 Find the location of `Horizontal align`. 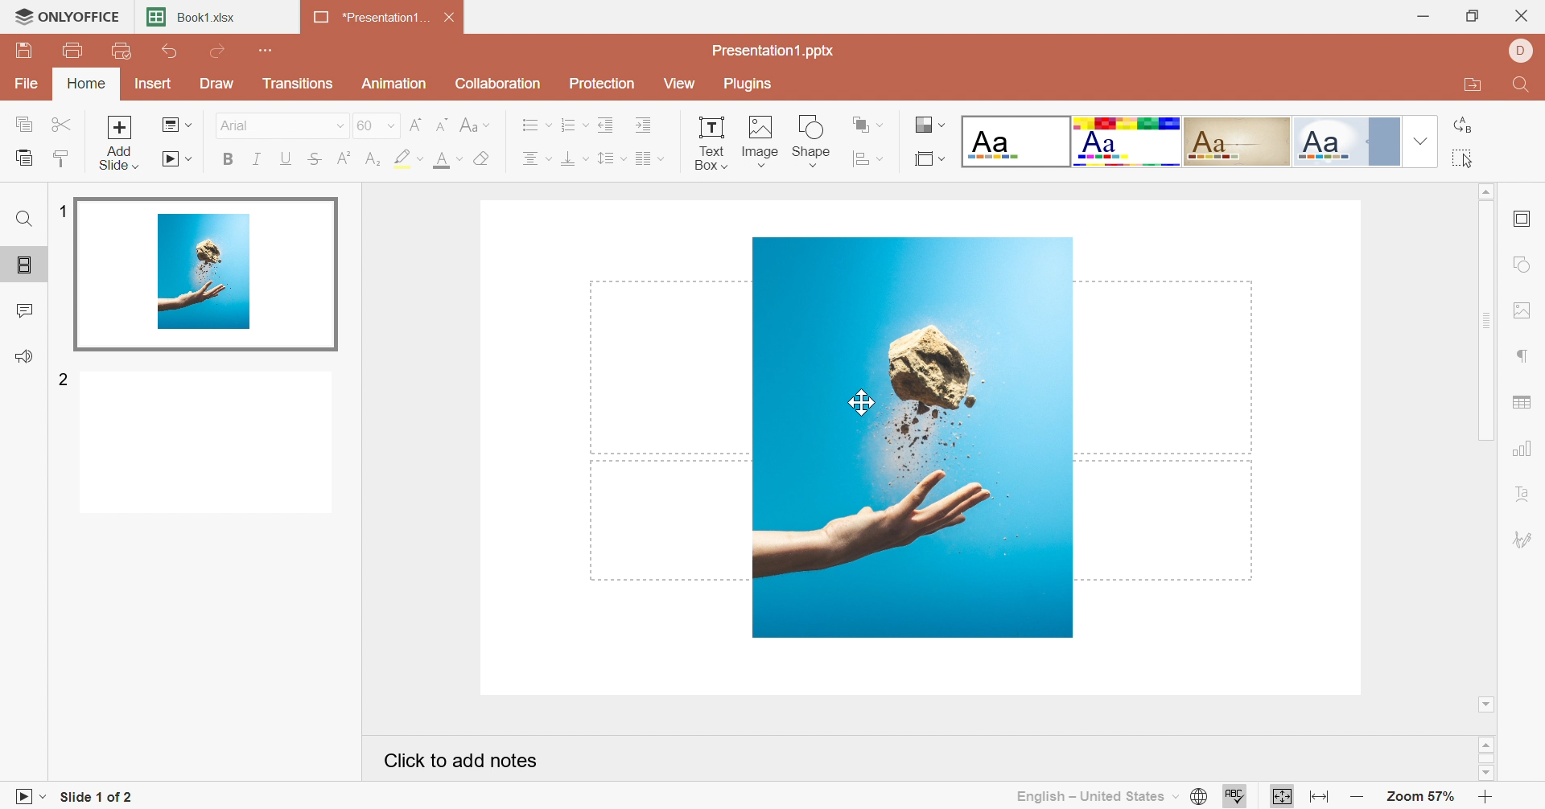

Horizontal align is located at coordinates (537, 158).